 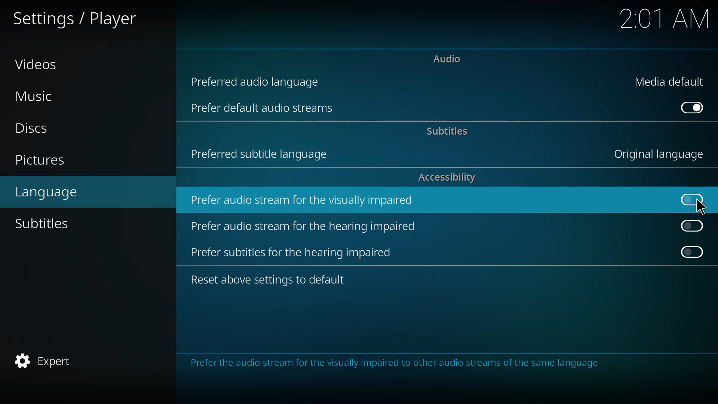 I want to click on prefer default audio, so click(x=263, y=109).